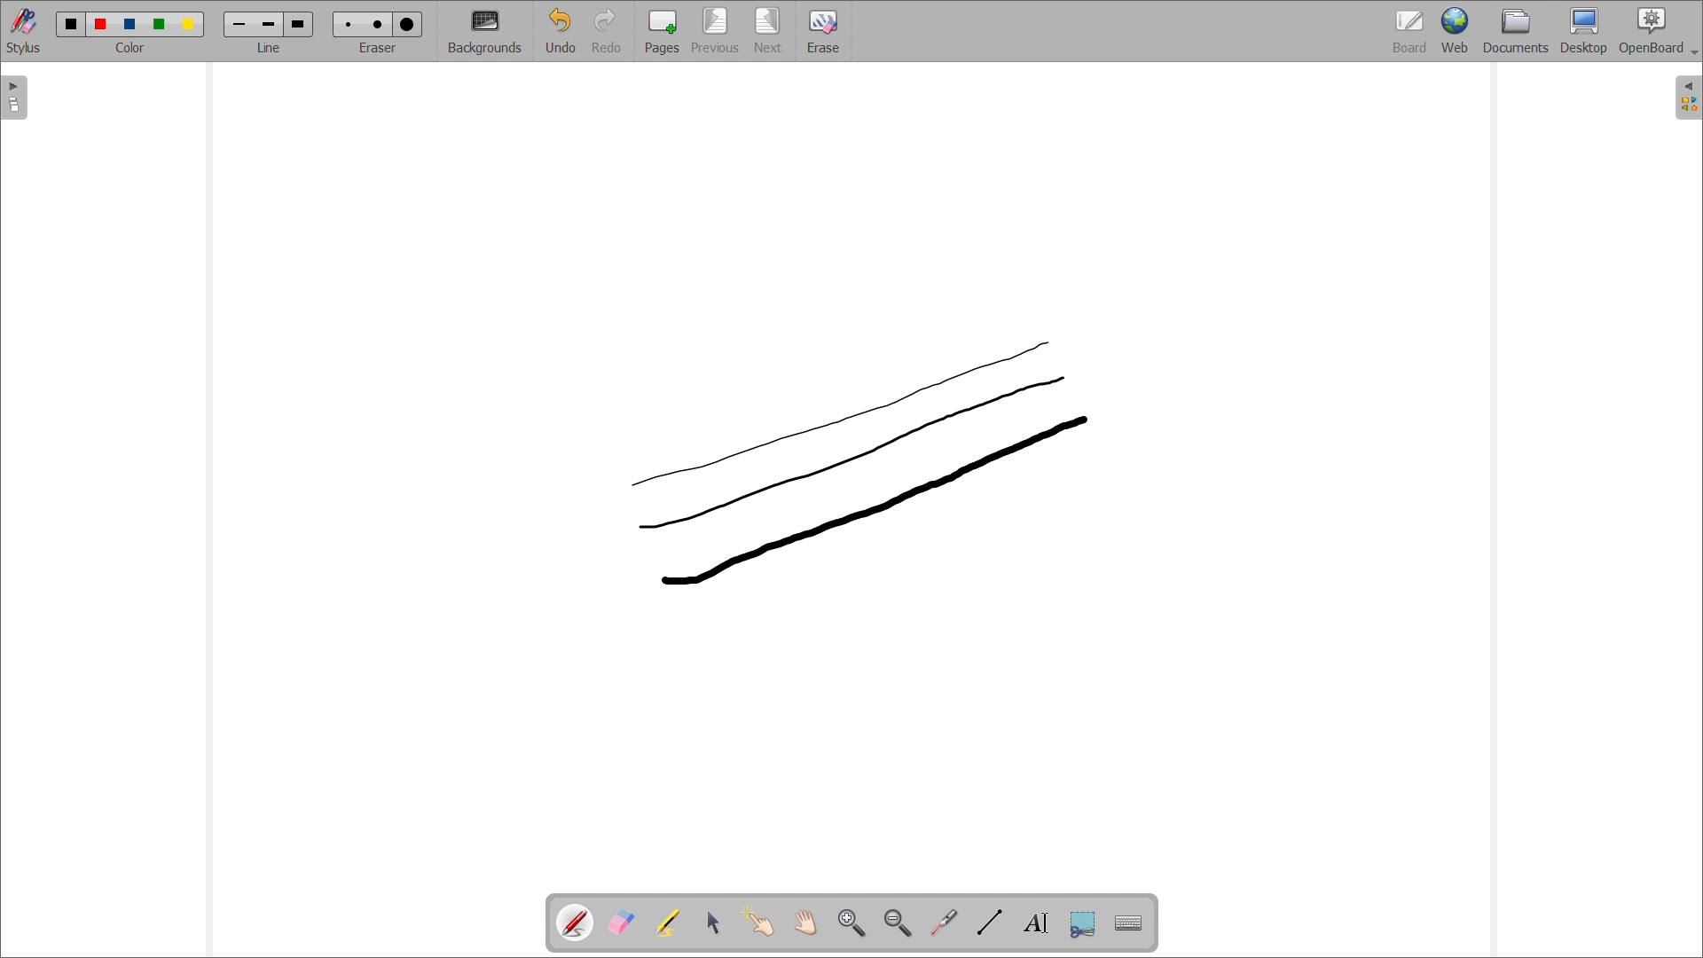 Image resolution: width=1703 pixels, height=958 pixels. What do you see at coordinates (241, 26) in the screenshot?
I see `line width size` at bounding box center [241, 26].